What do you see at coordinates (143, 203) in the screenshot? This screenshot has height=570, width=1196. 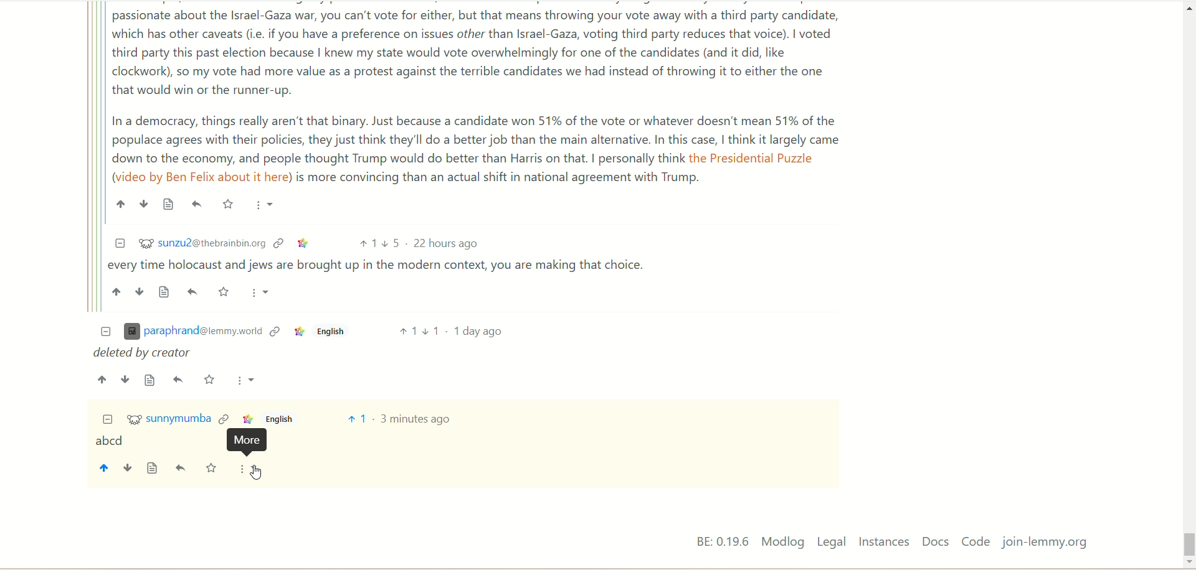 I see `Downvote` at bounding box center [143, 203].